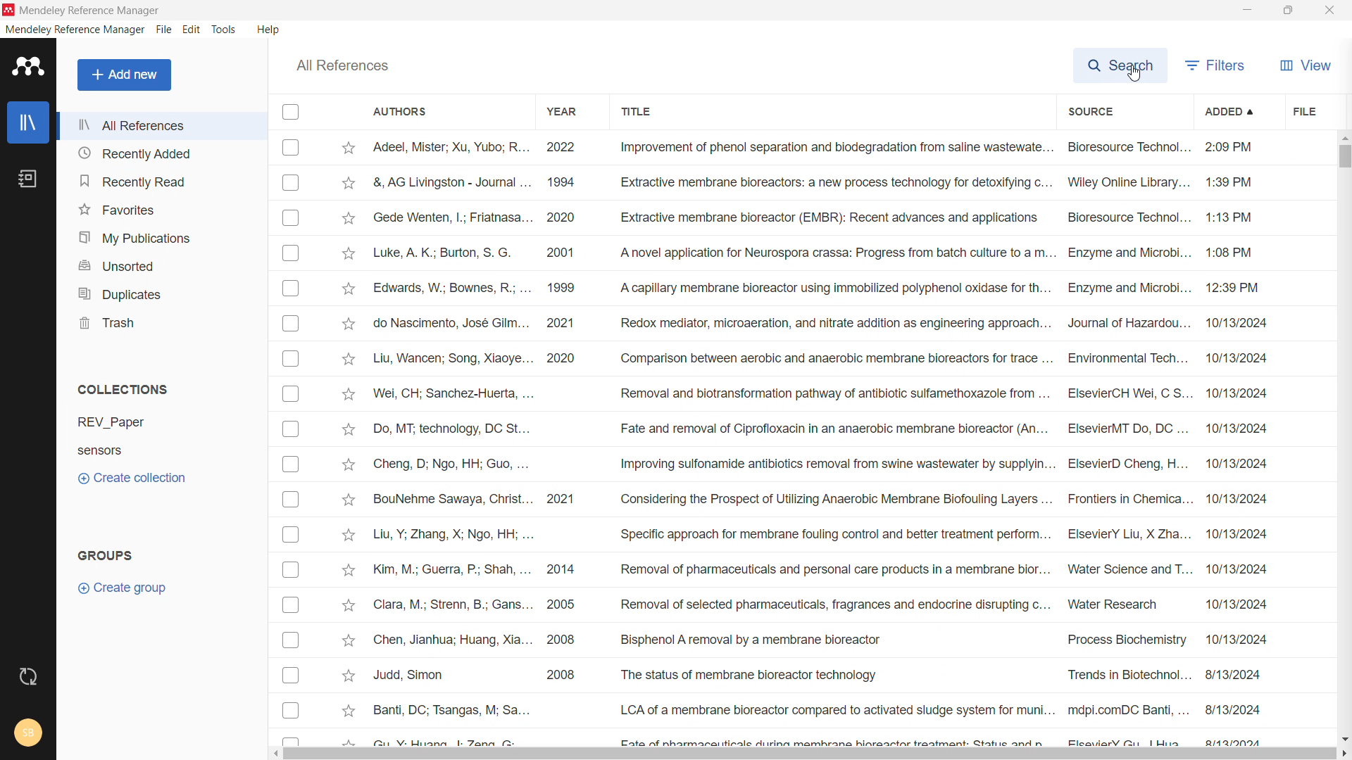 This screenshot has height=760, width=1352. I want to click on add new, so click(124, 75).